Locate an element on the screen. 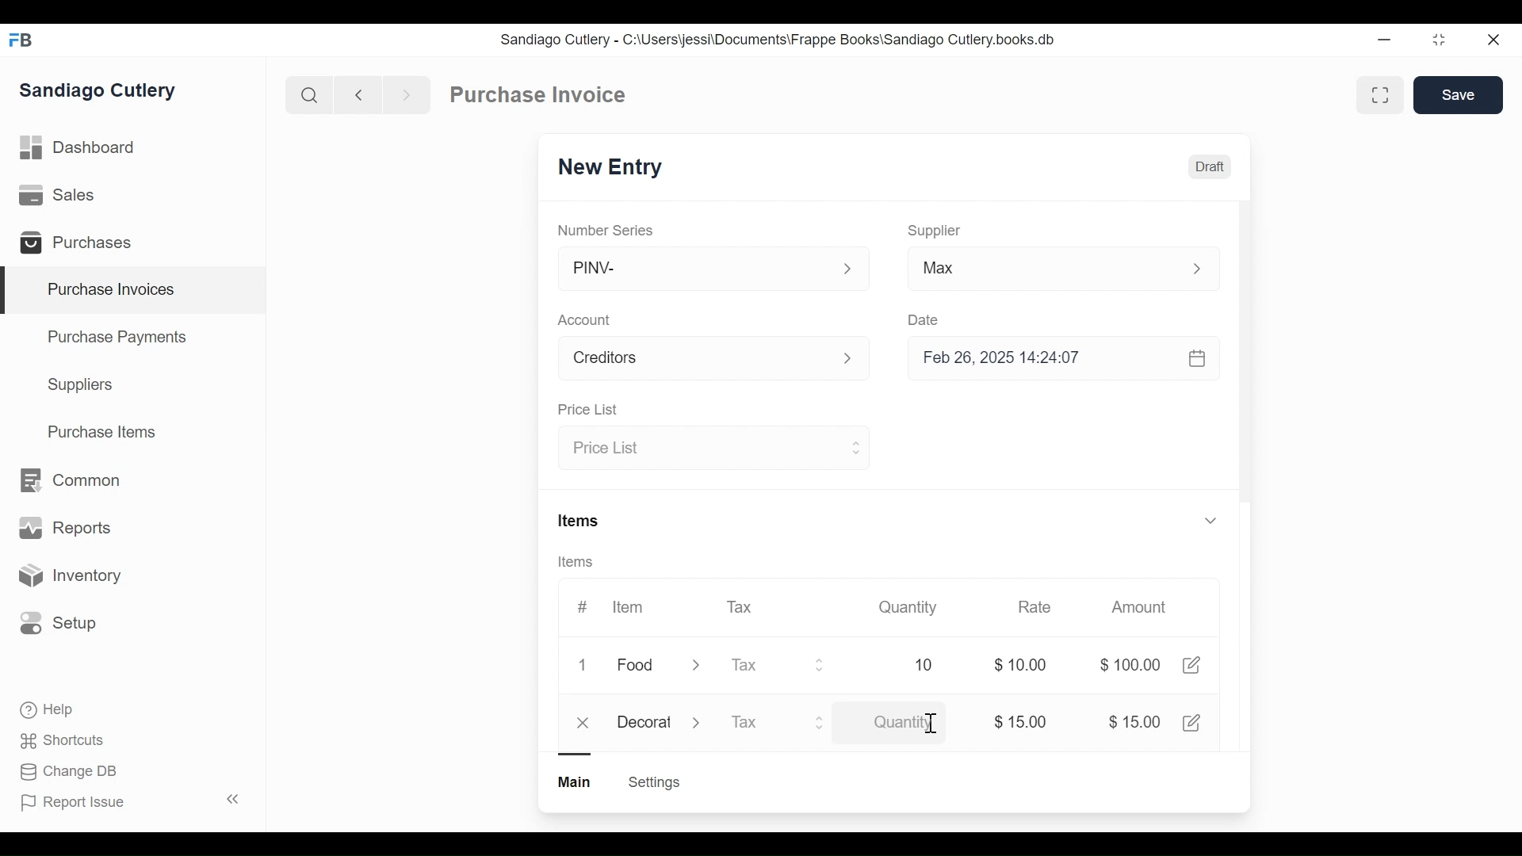 This screenshot has height=856, width=1522. $15.00 is located at coordinates (1134, 721).